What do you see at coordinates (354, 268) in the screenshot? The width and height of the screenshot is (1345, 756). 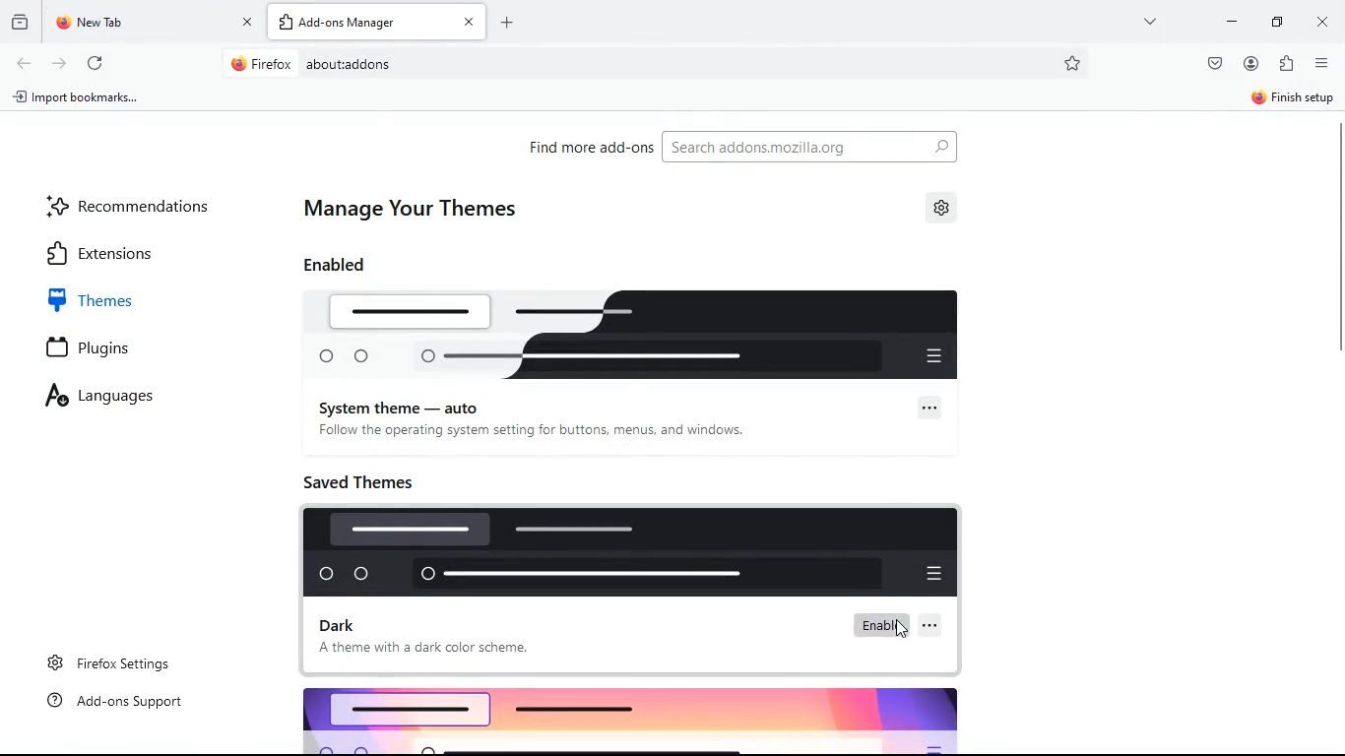 I see `enabled` at bounding box center [354, 268].